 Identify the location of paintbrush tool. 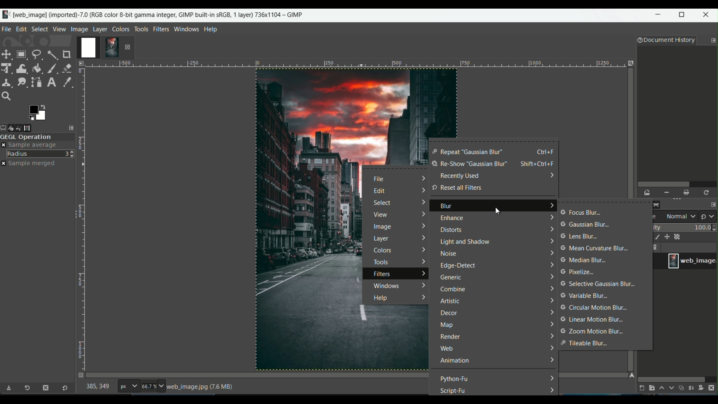
(52, 68).